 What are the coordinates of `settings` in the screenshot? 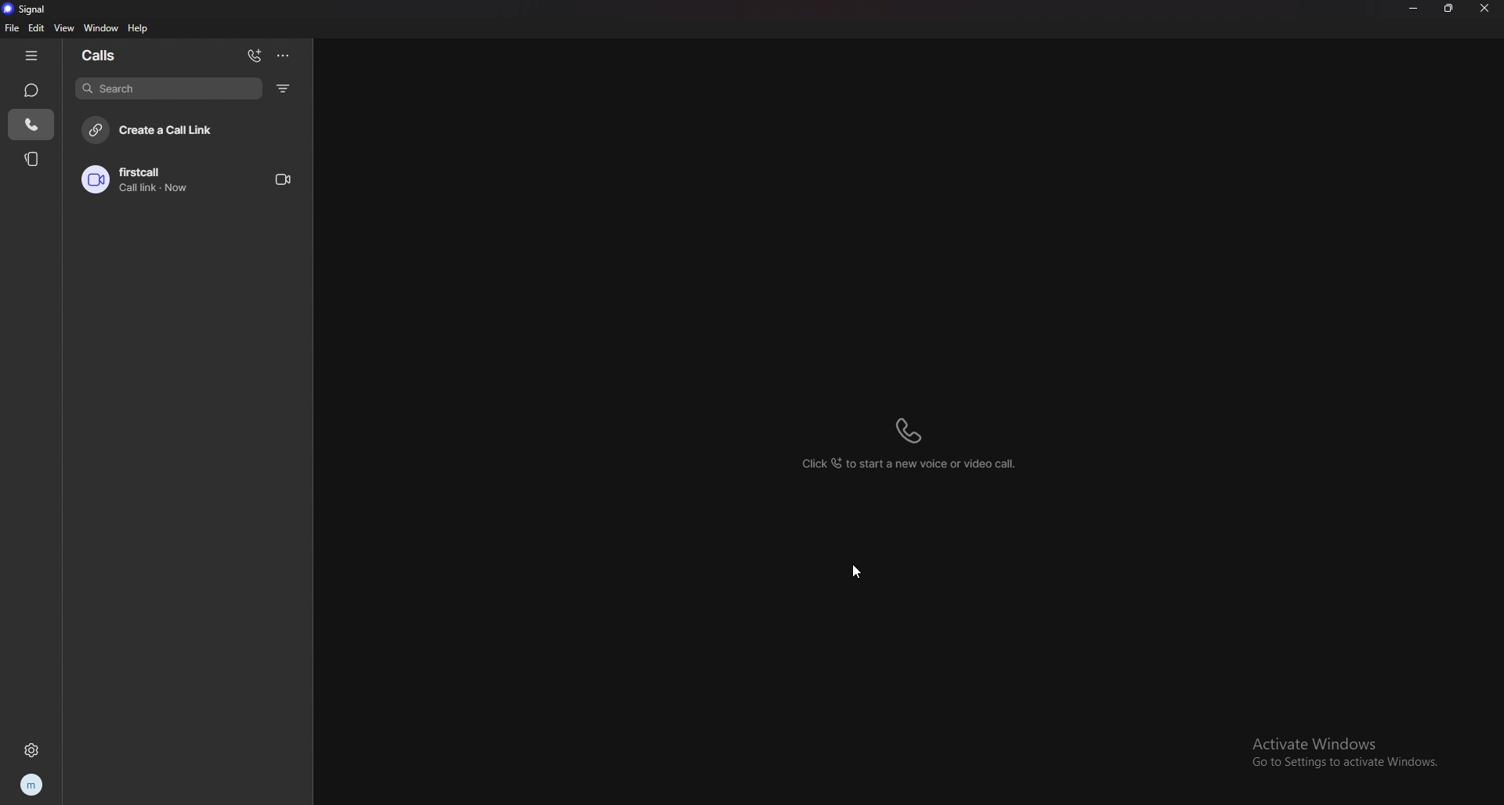 It's located at (31, 749).